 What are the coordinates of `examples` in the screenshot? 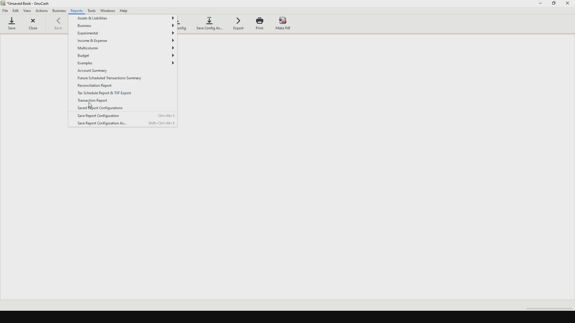 It's located at (125, 64).